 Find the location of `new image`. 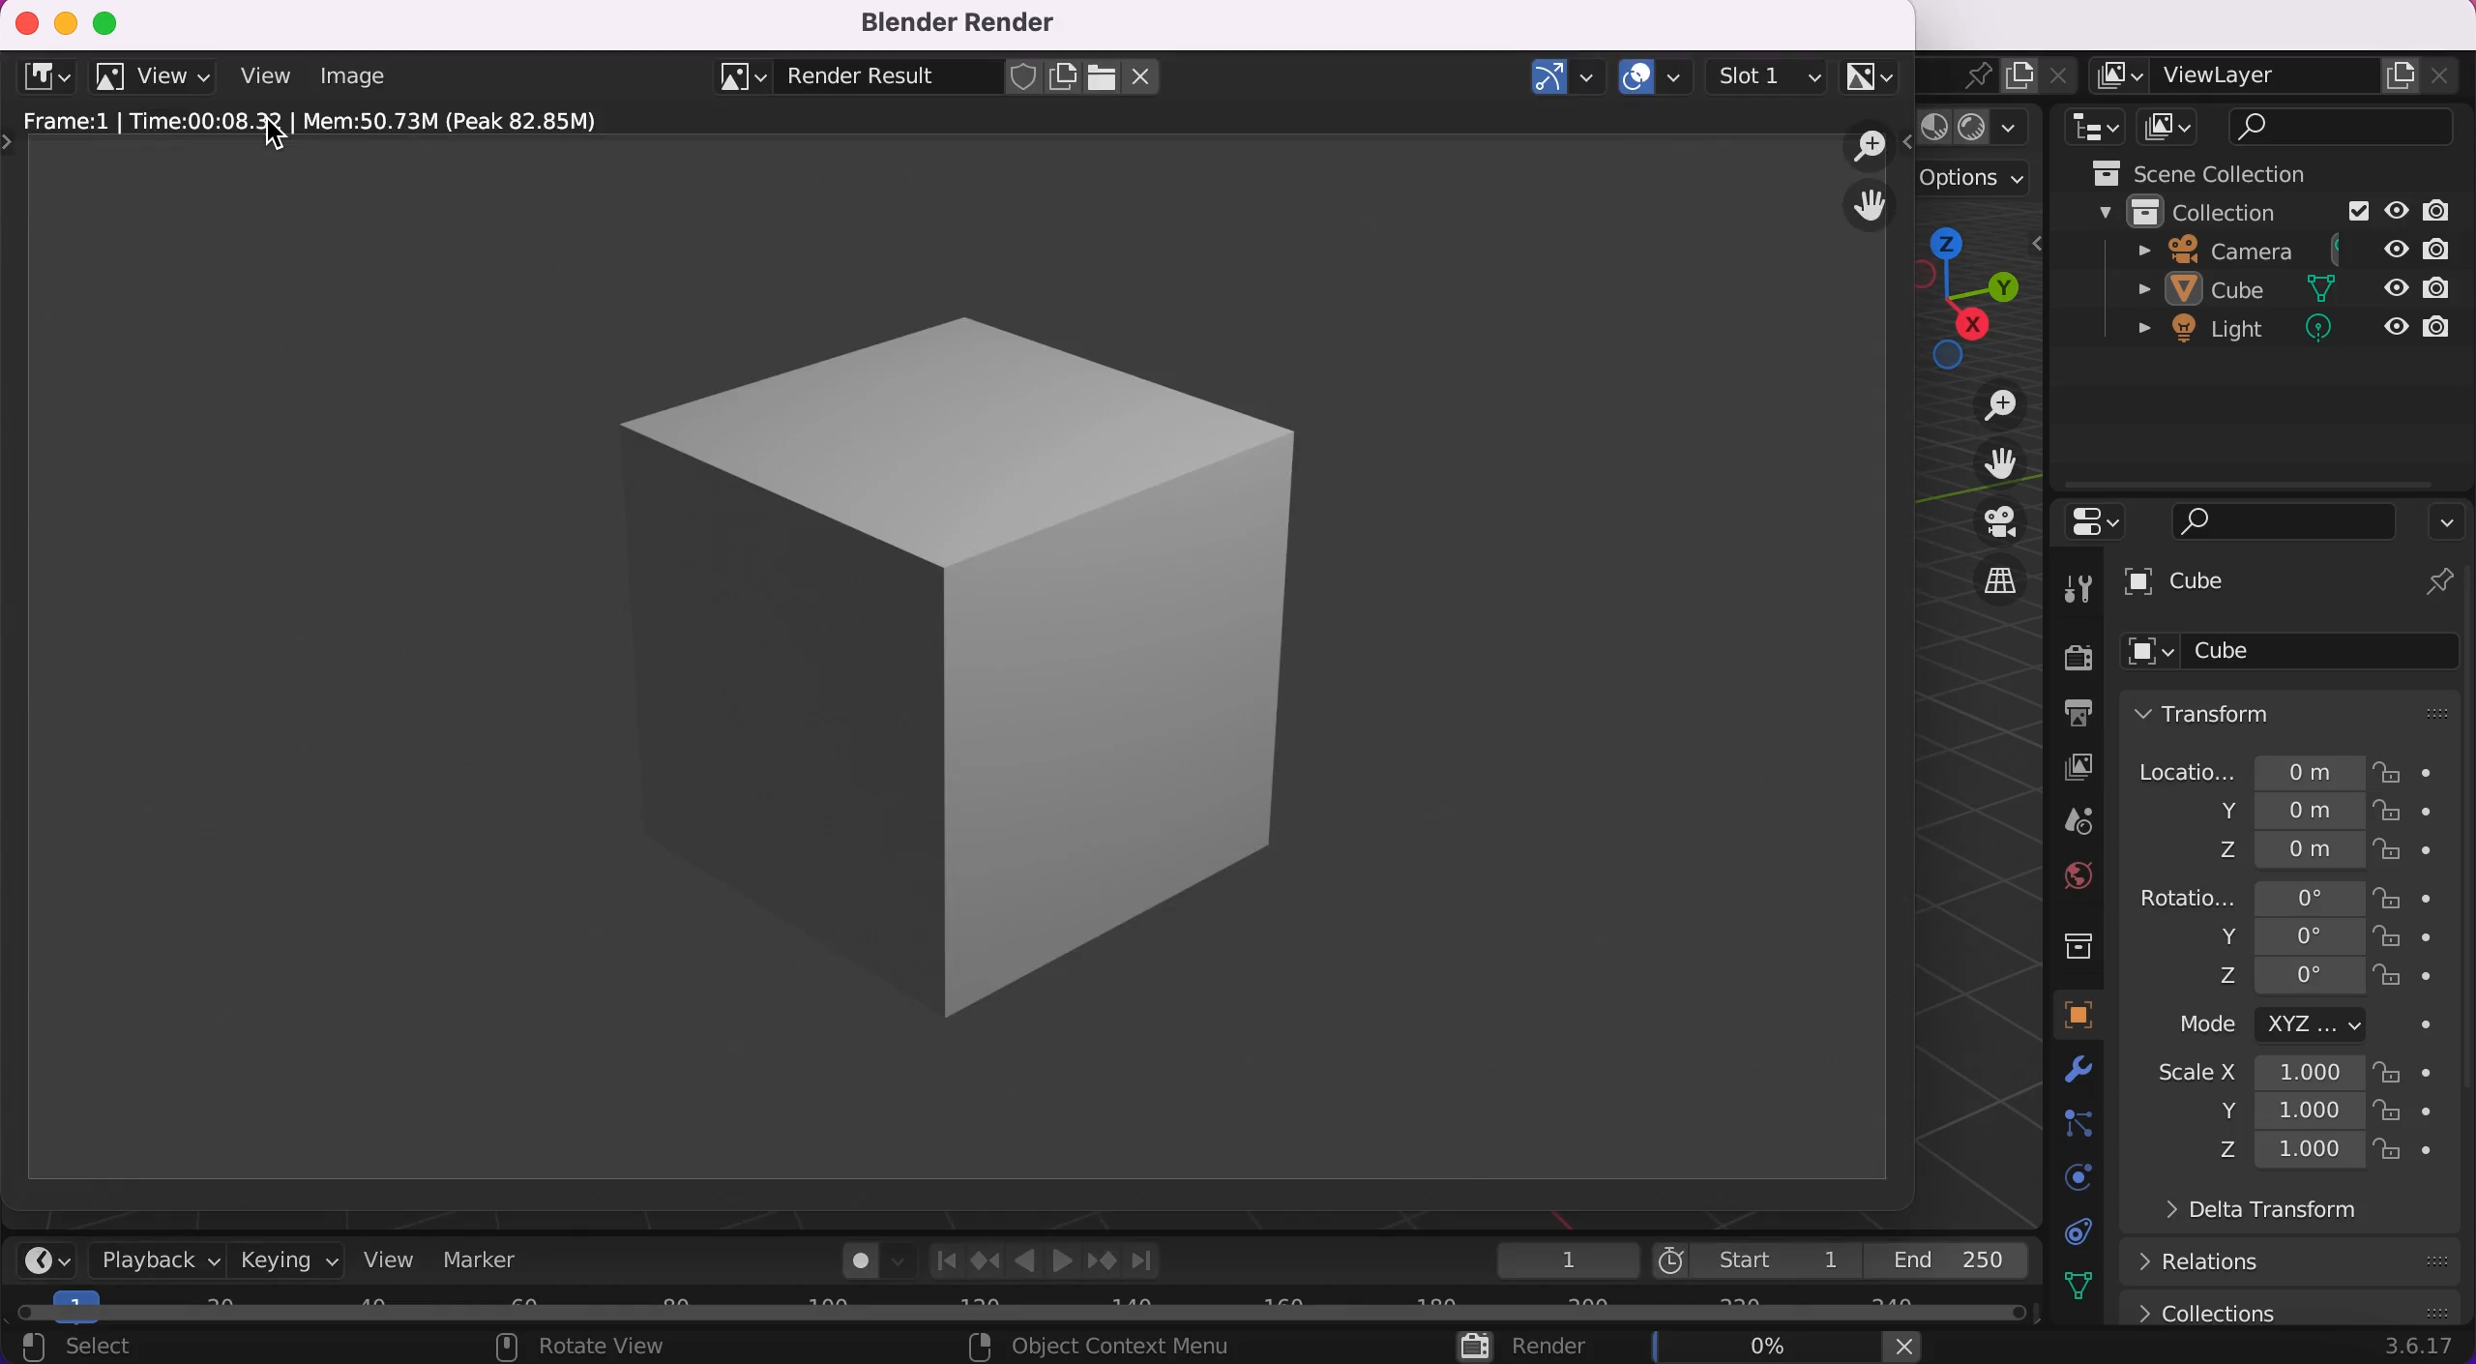

new image is located at coordinates (1065, 77).